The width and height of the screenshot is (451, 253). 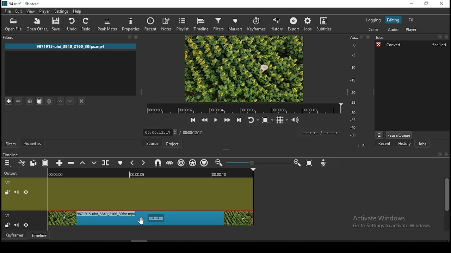 What do you see at coordinates (81, 101) in the screenshot?
I see `deselect filter` at bounding box center [81, 101].